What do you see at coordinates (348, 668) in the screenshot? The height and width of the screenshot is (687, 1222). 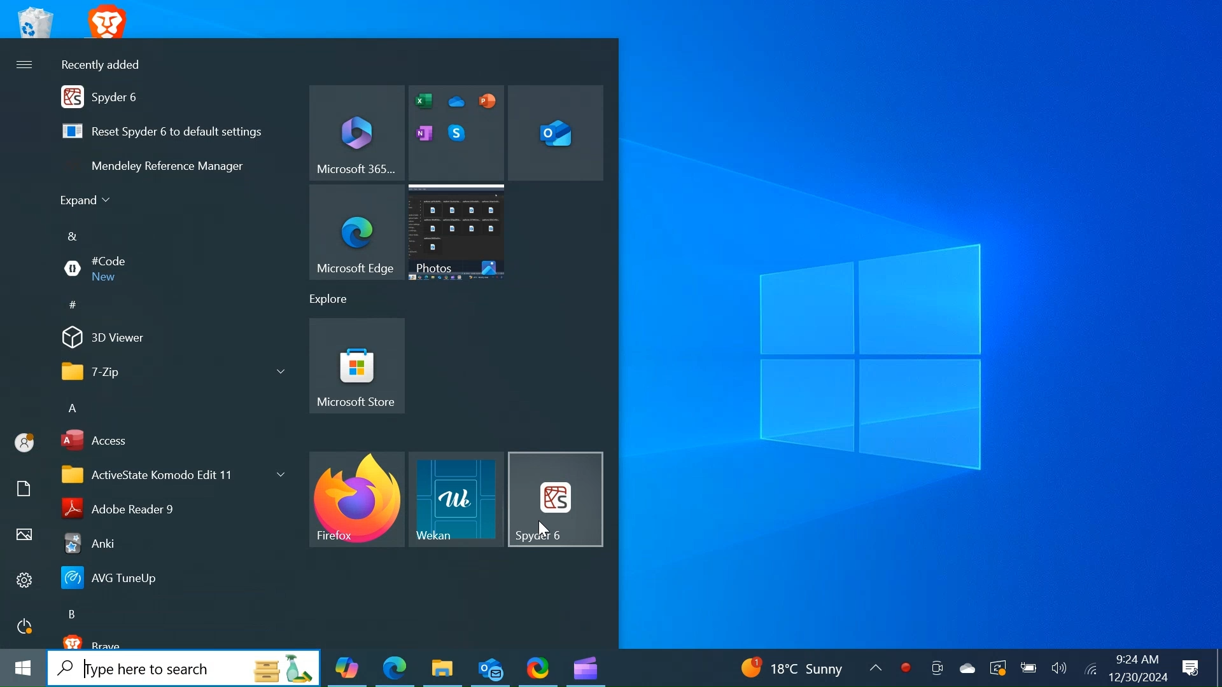 I see `Copilot` at bounding box center [348, 668].